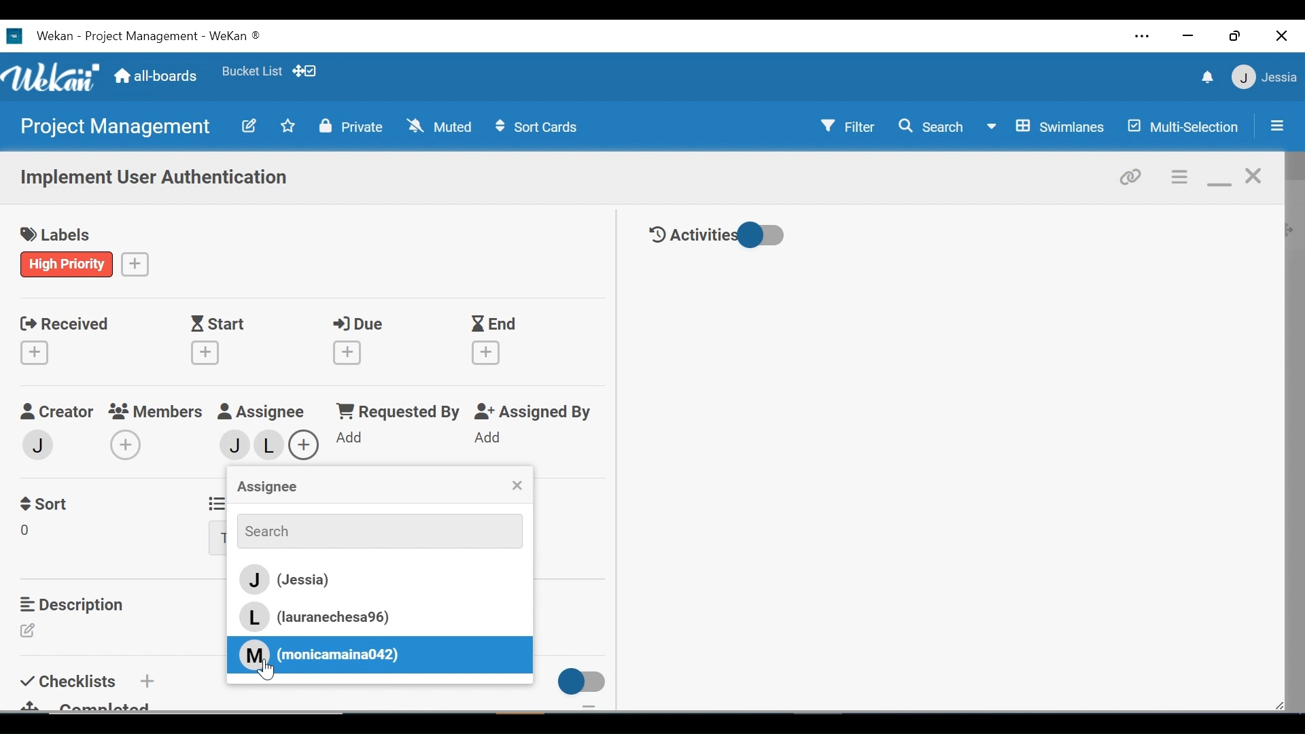 This screenshot has width=1305, height=734. I want to click on (jessia), so click(377, 580).